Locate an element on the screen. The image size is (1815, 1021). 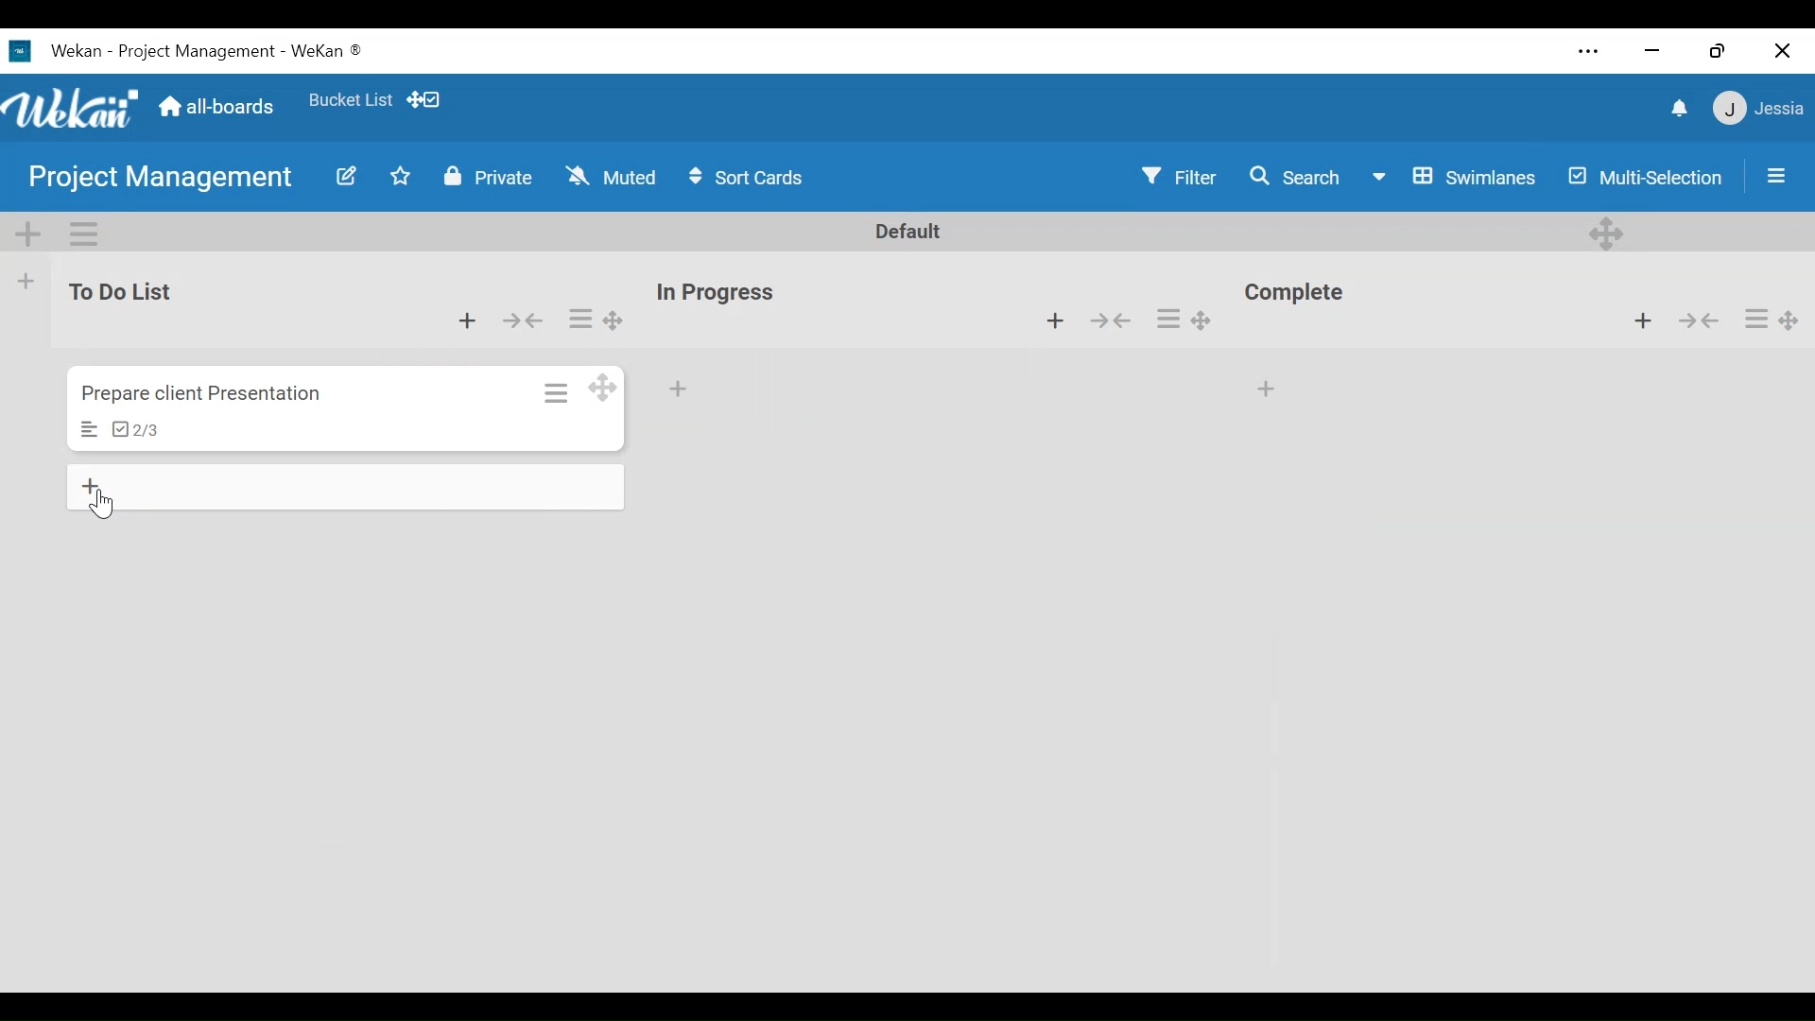
All-boards is located at coordinates (216, 107).